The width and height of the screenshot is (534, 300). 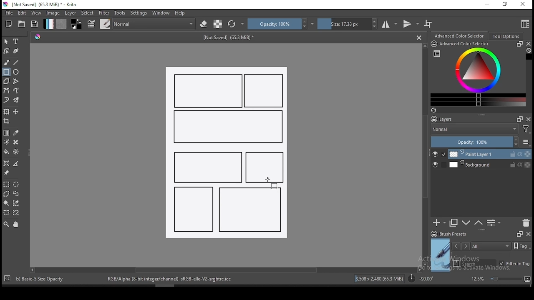 What do you see at coordinates (7, 194) in the screenshot?
I see `polygon selection tool` at bounding box center [7, 194].